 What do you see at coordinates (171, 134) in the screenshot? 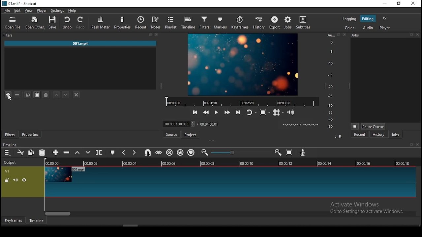
I see `source` at bounding box center [171, 134].